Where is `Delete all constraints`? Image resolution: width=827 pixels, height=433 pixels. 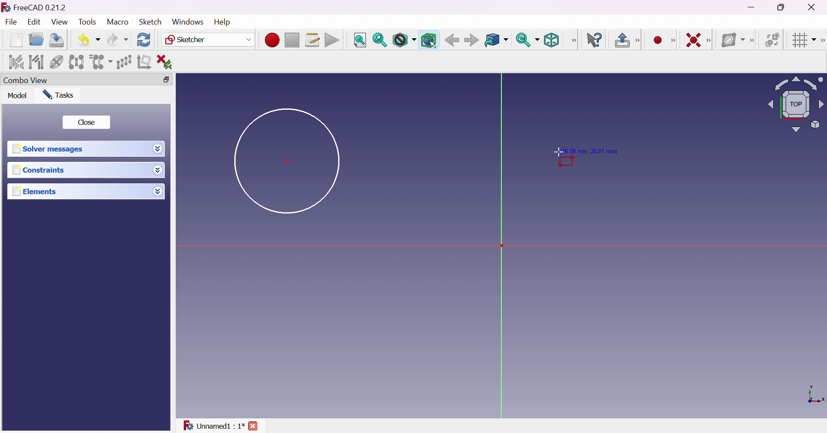
Delete all constraints is located at coordinates (167, 62).